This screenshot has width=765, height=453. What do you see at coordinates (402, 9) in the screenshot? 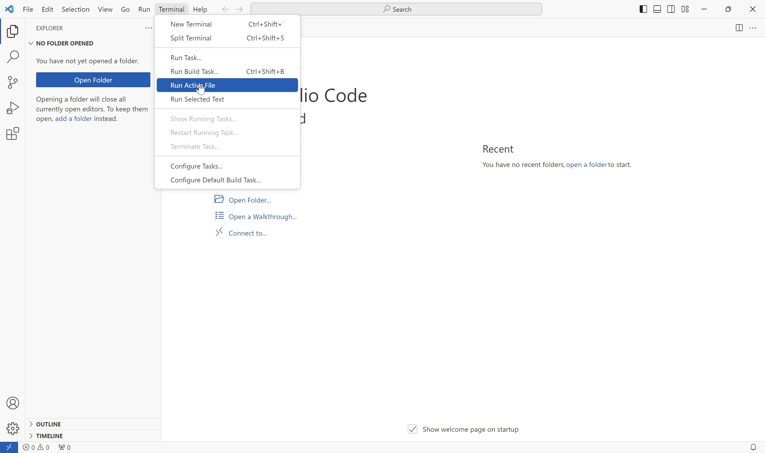
I see `Search` at bounding box center [402, 9].